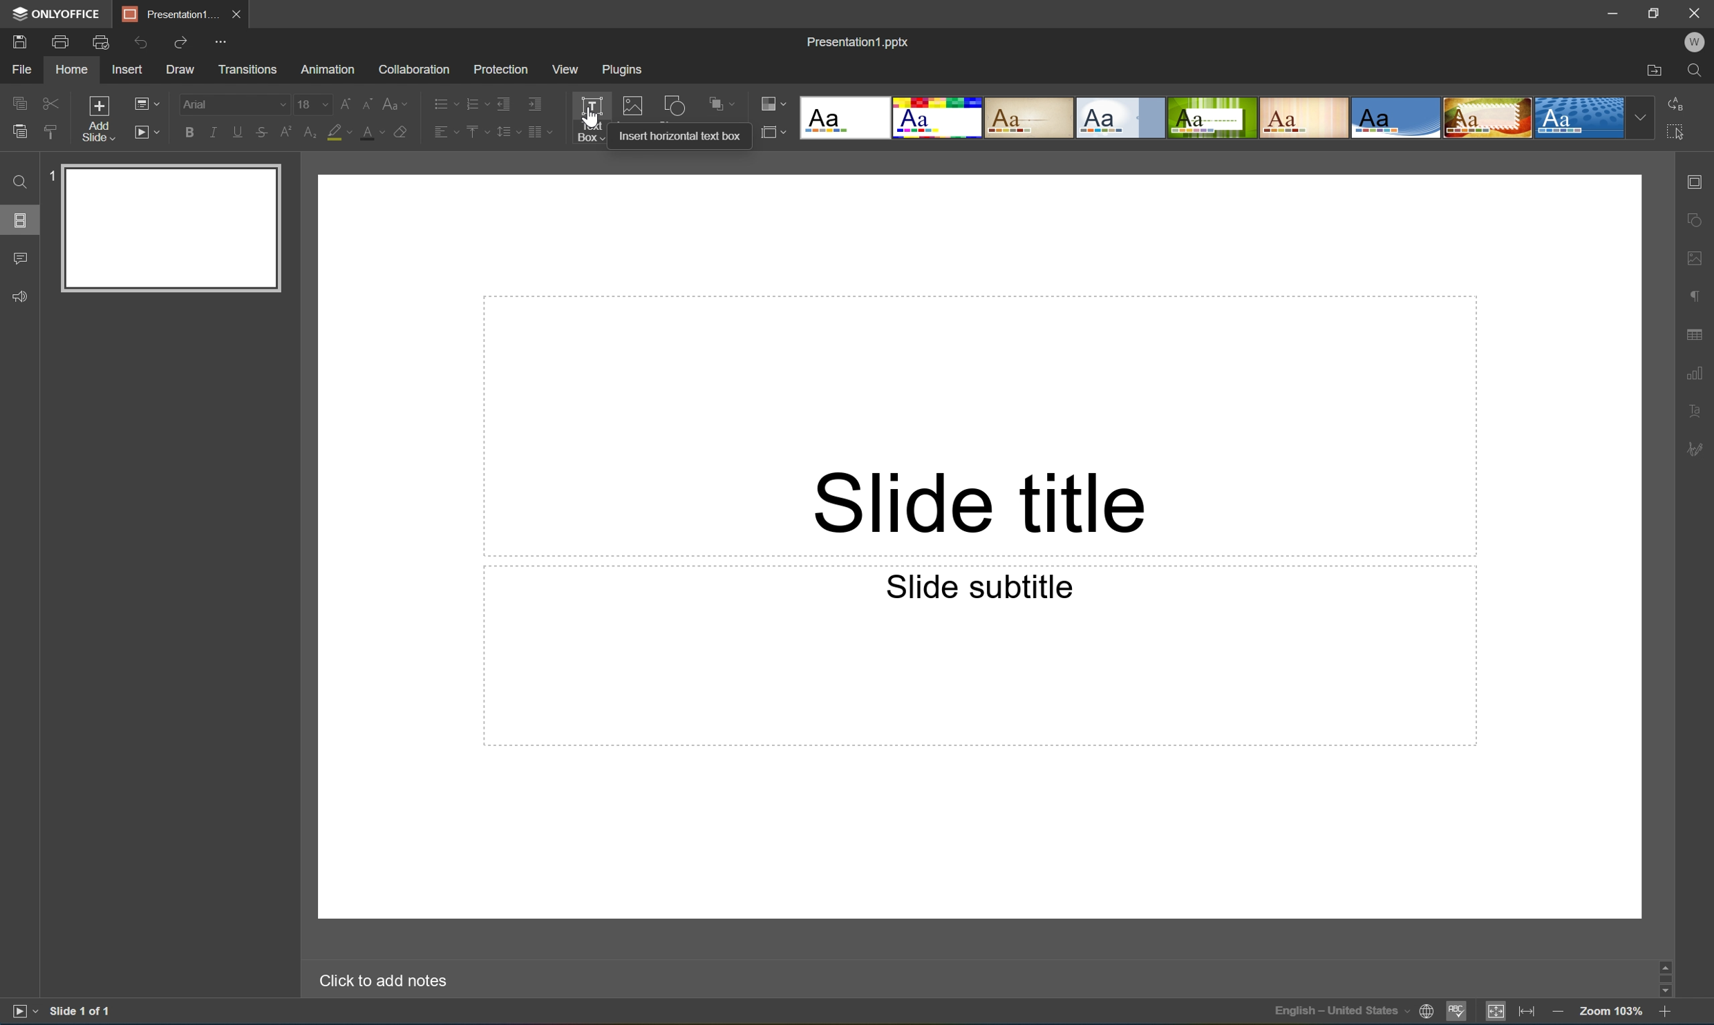 The image size is (1714, 1025). What do you see at coordinates (1341, 1013) in the screenshot?
I see `English - United States` at bounding box center [1341, 1013].